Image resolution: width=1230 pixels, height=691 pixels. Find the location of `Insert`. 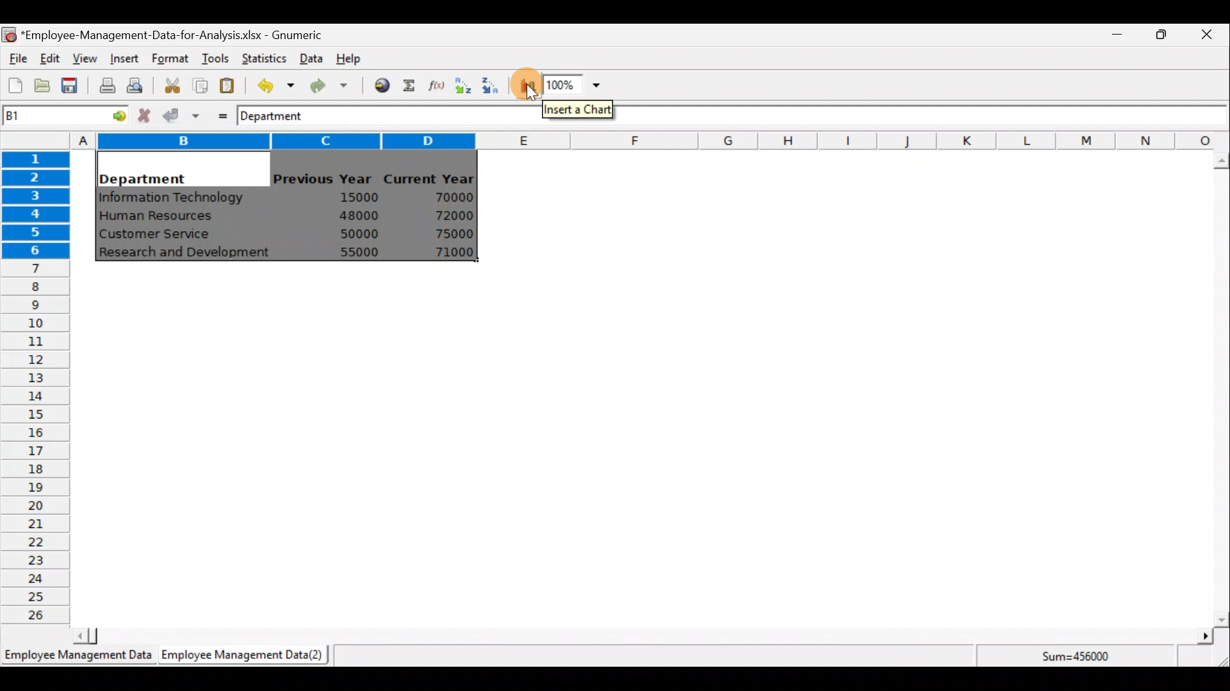

Insert is located at coordinates (123, 59).